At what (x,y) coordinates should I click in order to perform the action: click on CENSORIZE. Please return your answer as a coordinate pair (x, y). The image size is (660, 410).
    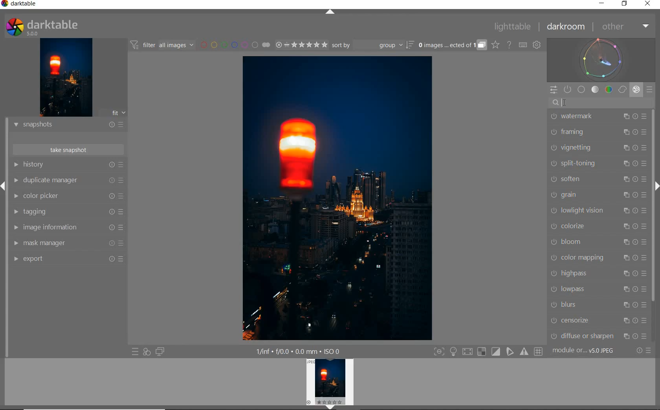
    Looking at the image, I should click on (577, 320).